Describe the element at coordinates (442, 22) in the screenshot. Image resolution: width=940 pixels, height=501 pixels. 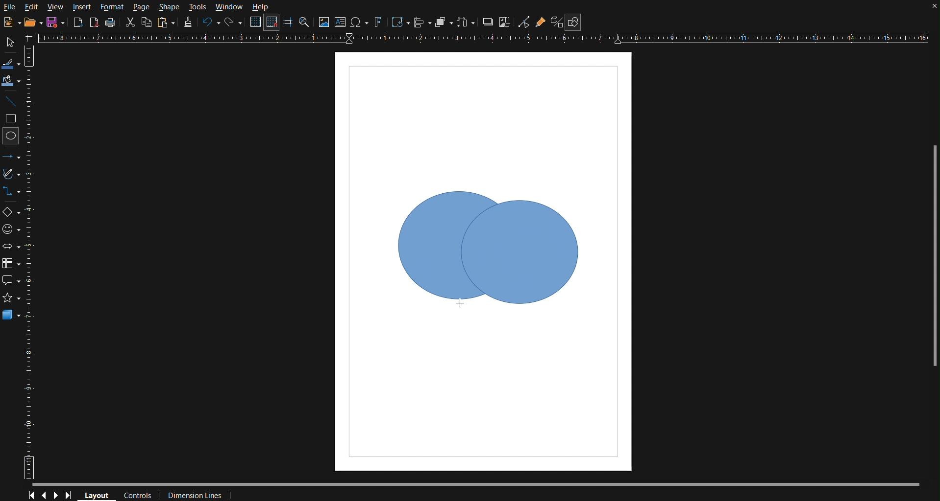
I see `Arrange` at that location.